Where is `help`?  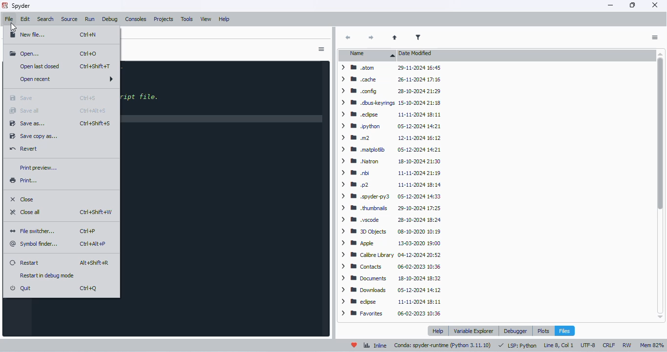
help is located at coordinates (438, 331).